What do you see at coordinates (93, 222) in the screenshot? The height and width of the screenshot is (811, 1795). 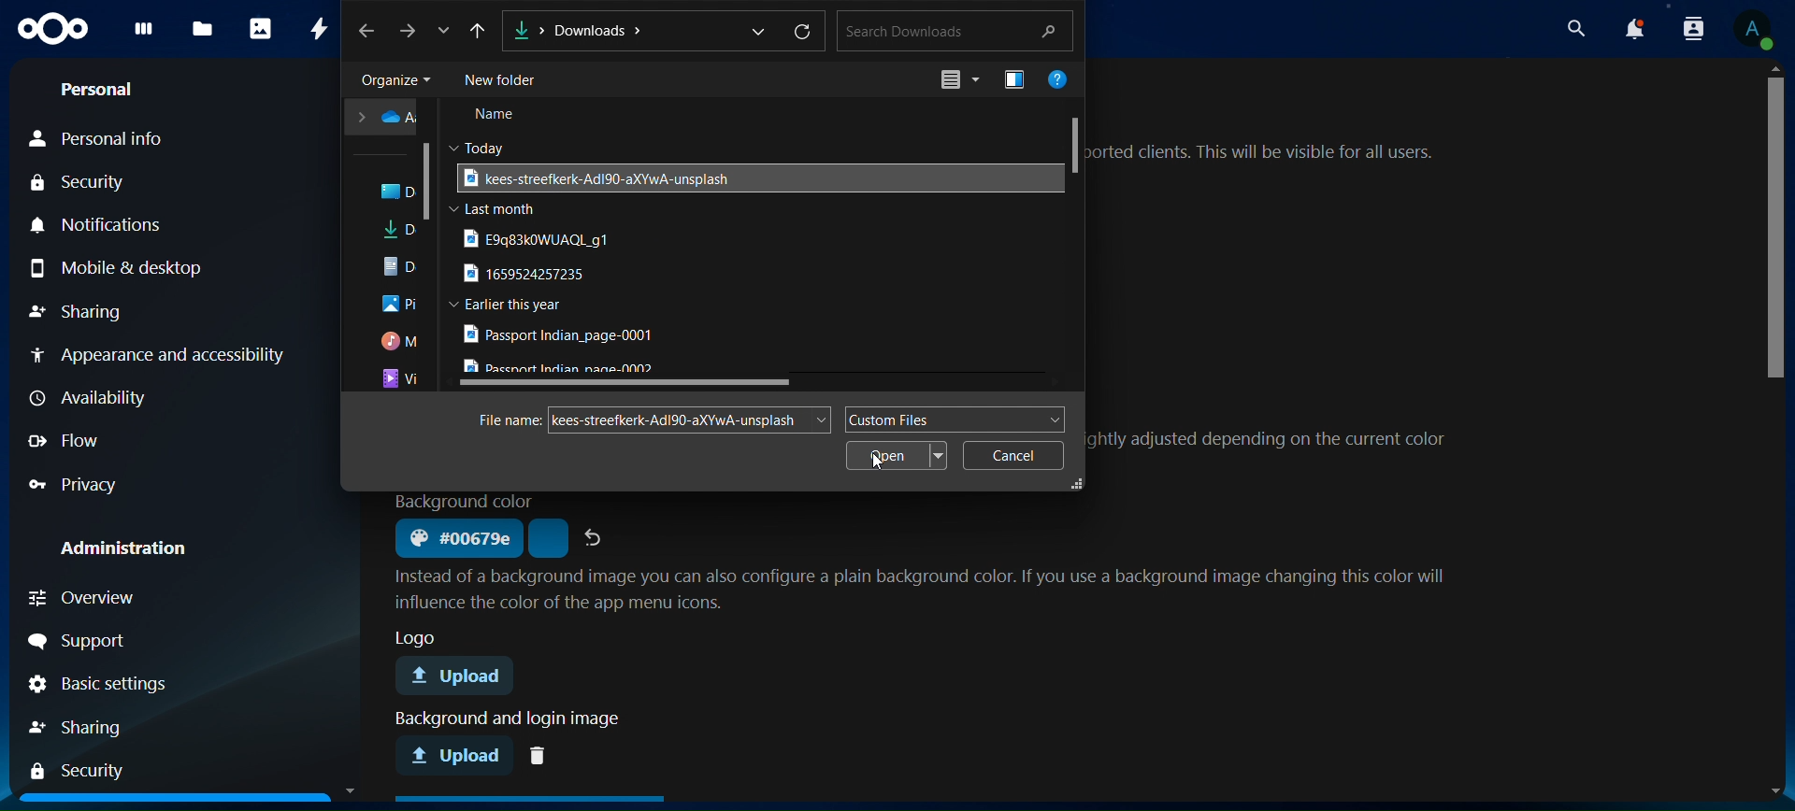 I see `notifications` at bounding box center [93, 222].